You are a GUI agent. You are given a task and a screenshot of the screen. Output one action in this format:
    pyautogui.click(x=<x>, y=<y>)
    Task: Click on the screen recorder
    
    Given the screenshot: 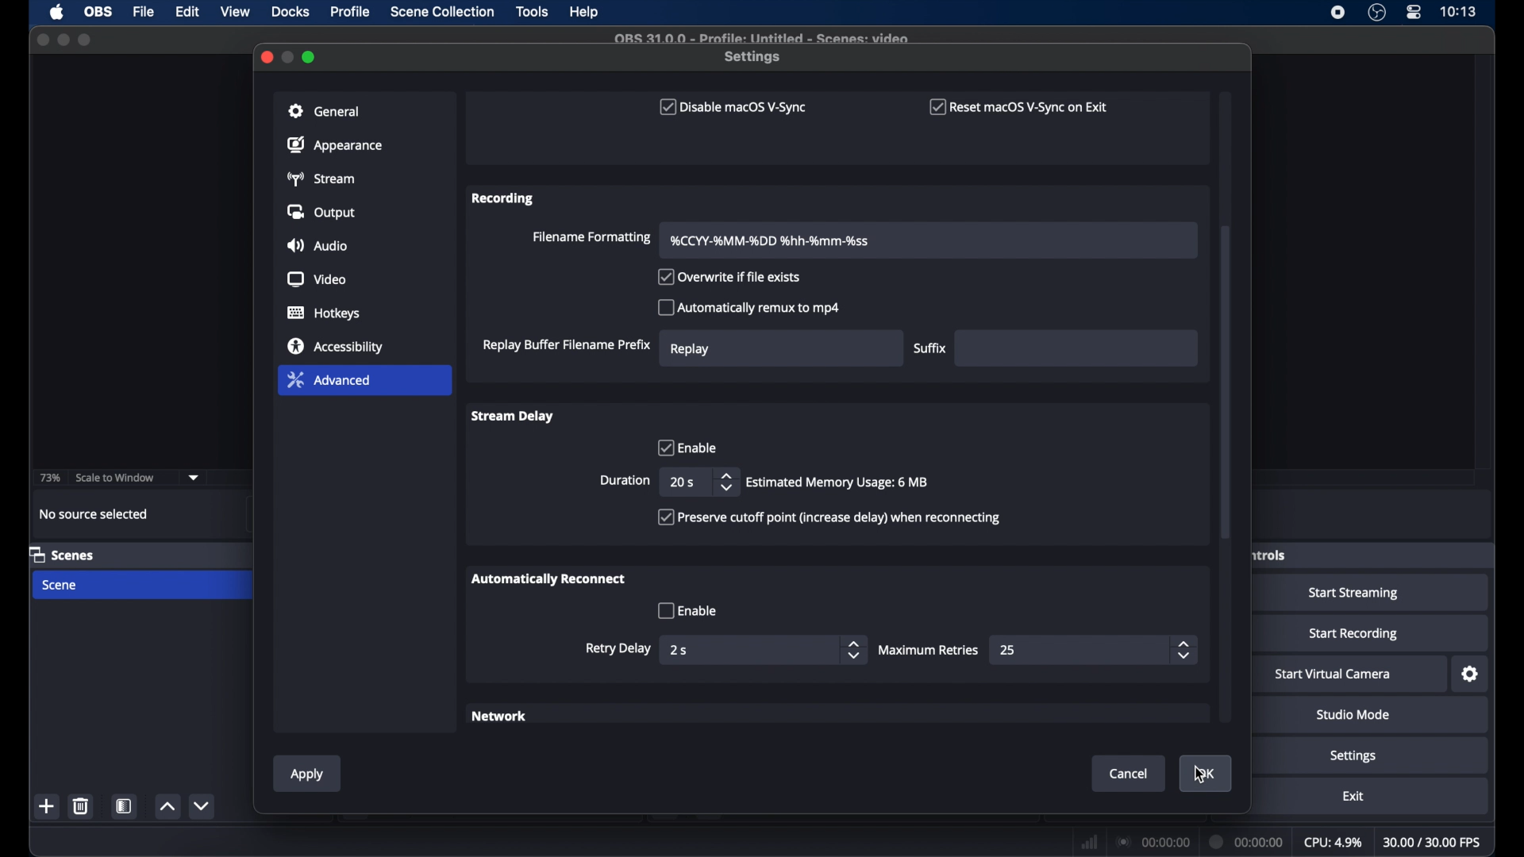 What is the action you would take?
    pyautogui.click(x=1337, y=13)
    